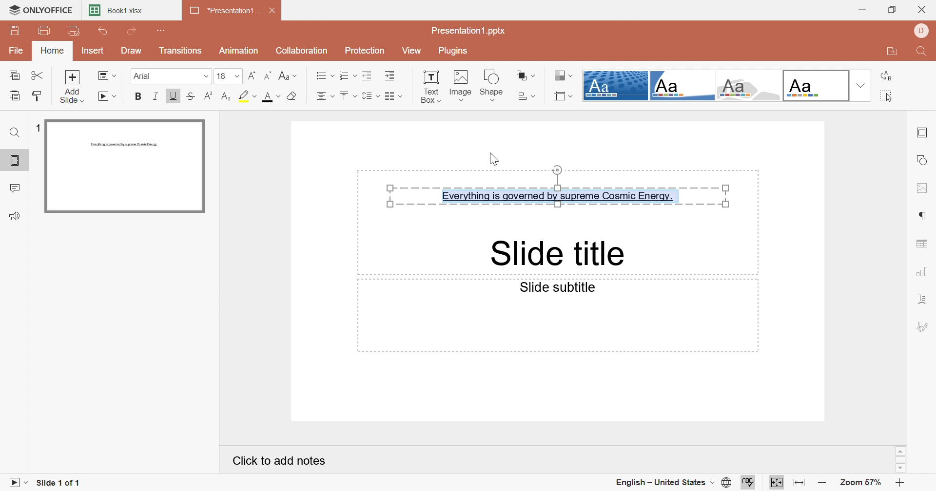 Image resolution: width=936 pixels, height=491 pixels. I want to click on Paragraph settings, so click(926, 214).